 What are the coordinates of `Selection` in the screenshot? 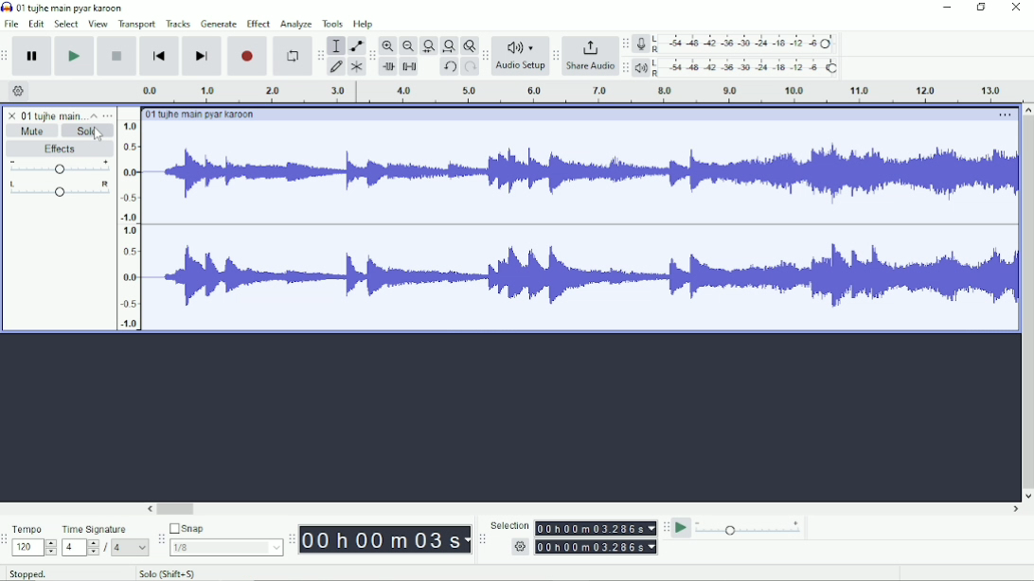 It's located at (596, 525).